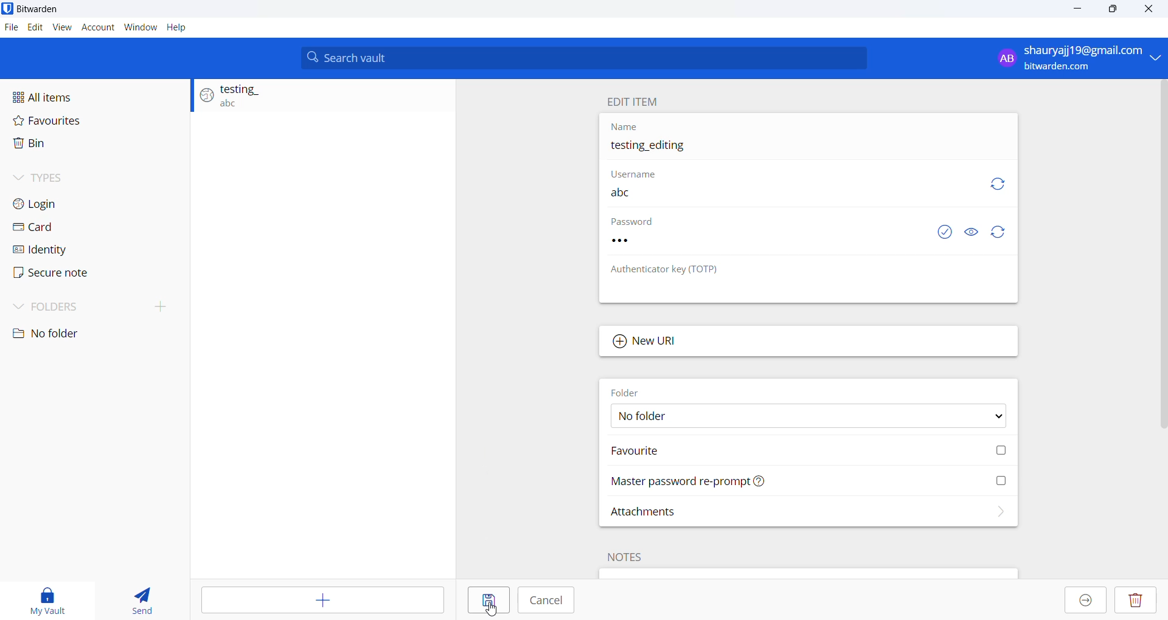 The width and height of the screenshot is (1168, 620). What do you see at coordinates (35, 28) in the screenshot?
I see `Edit` at bounding box center [35, 28].